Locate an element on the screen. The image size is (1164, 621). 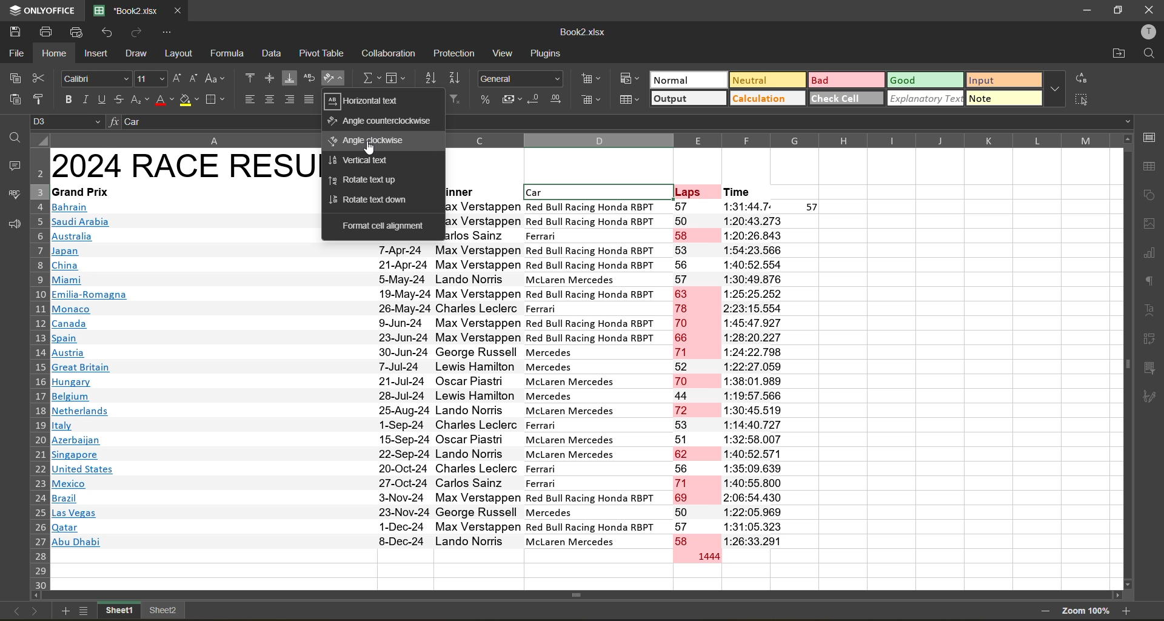
quick print is located at coordinates (79, 31).